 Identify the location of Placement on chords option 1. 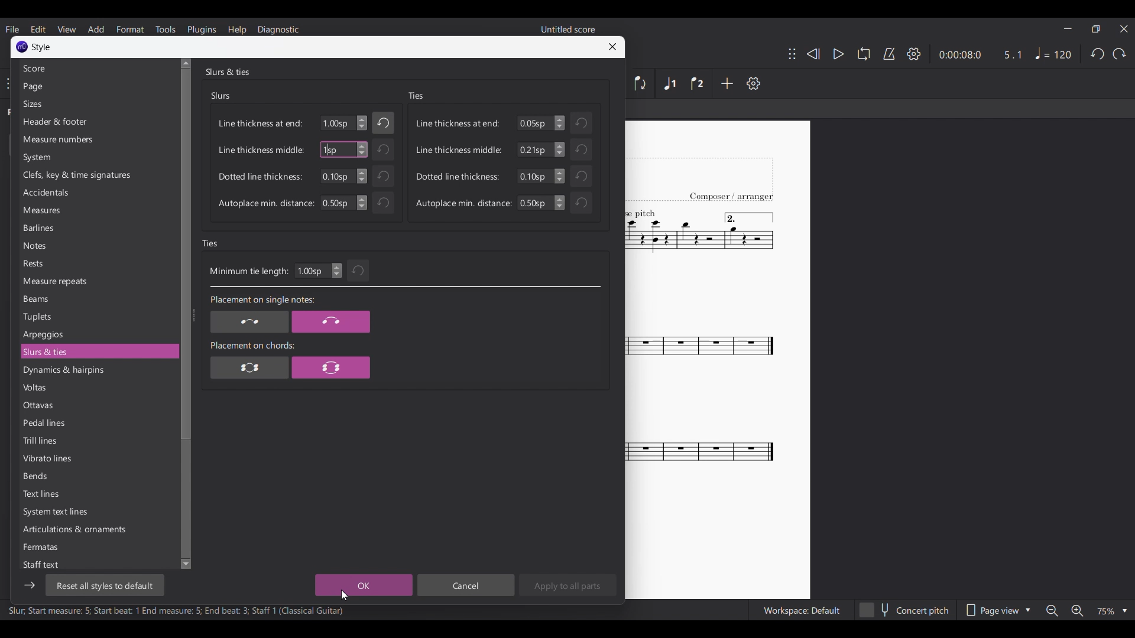
(250, 367).